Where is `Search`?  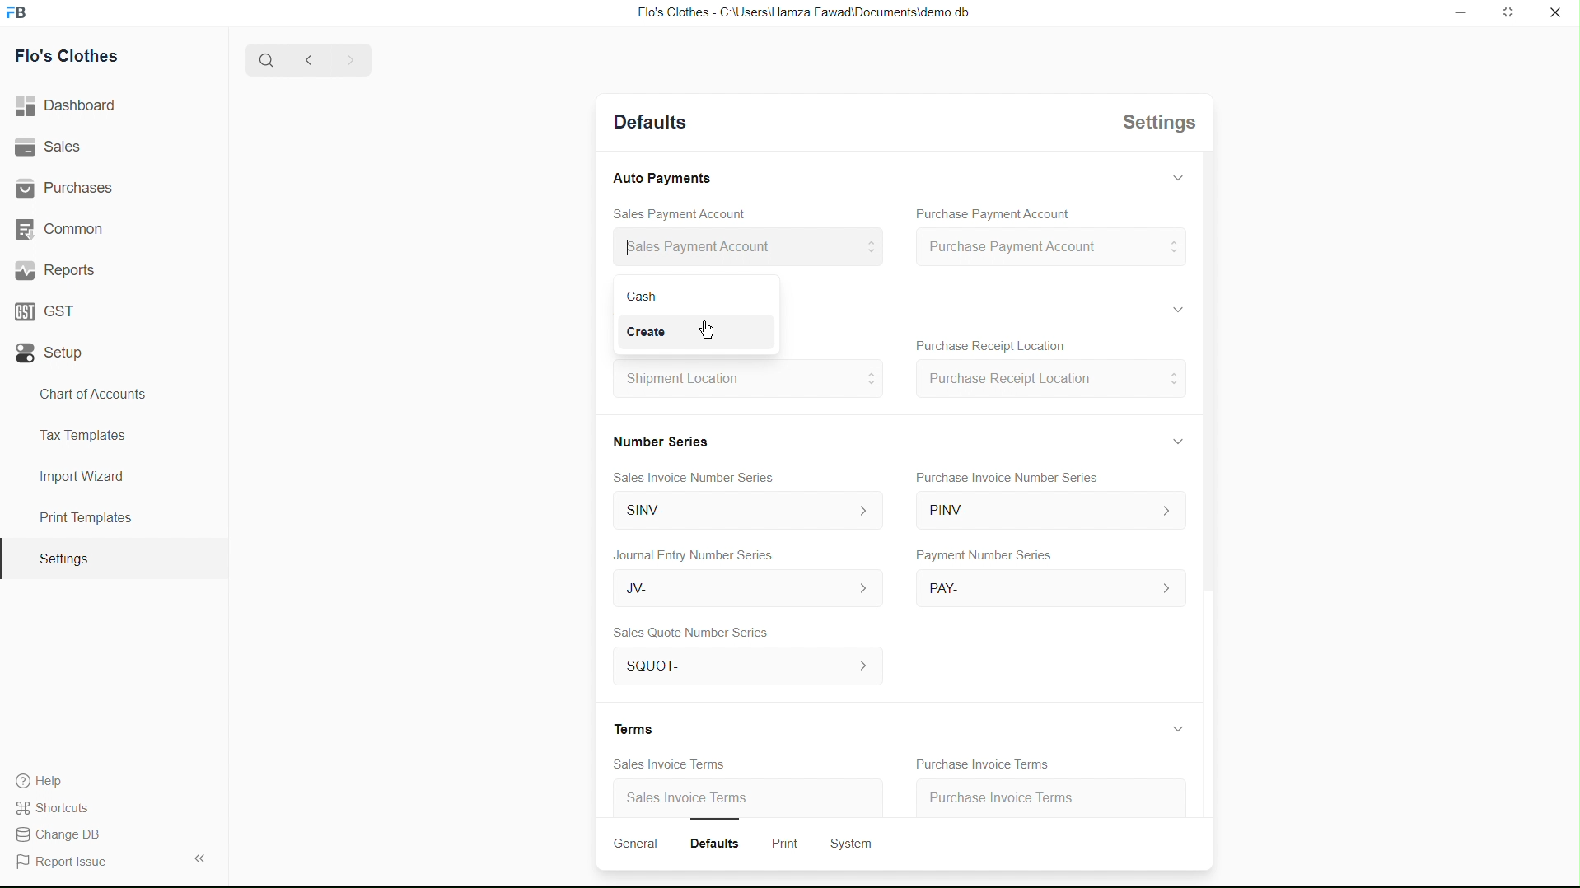 Search is located at coordinates (260, 60).